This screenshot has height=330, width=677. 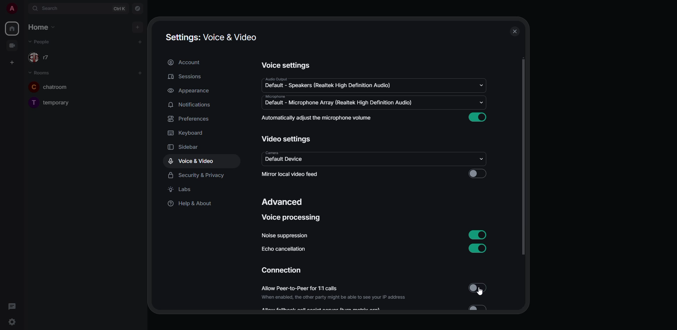 I want to click on sidebar, so click(x=187, y=147).